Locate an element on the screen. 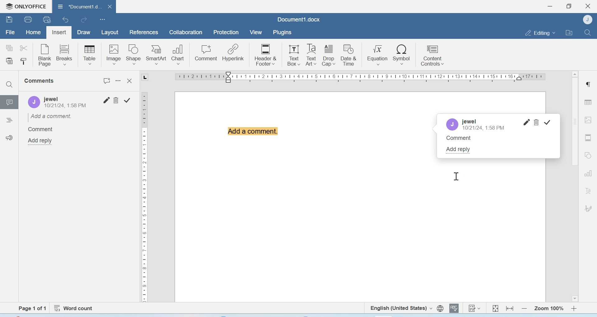  tab stop is located at coordinates (147, 77).